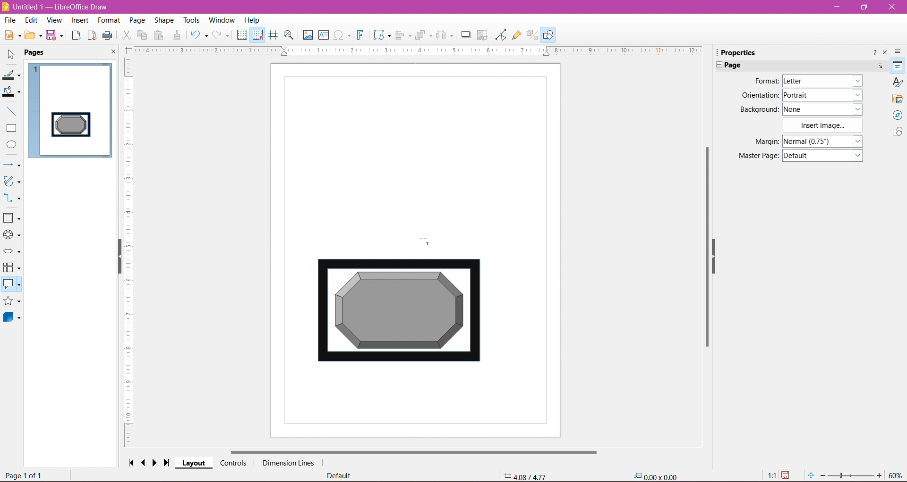  Describe the element at coordinates (288, 463) in the screenshot. I see `Dimension Lines` at that location.